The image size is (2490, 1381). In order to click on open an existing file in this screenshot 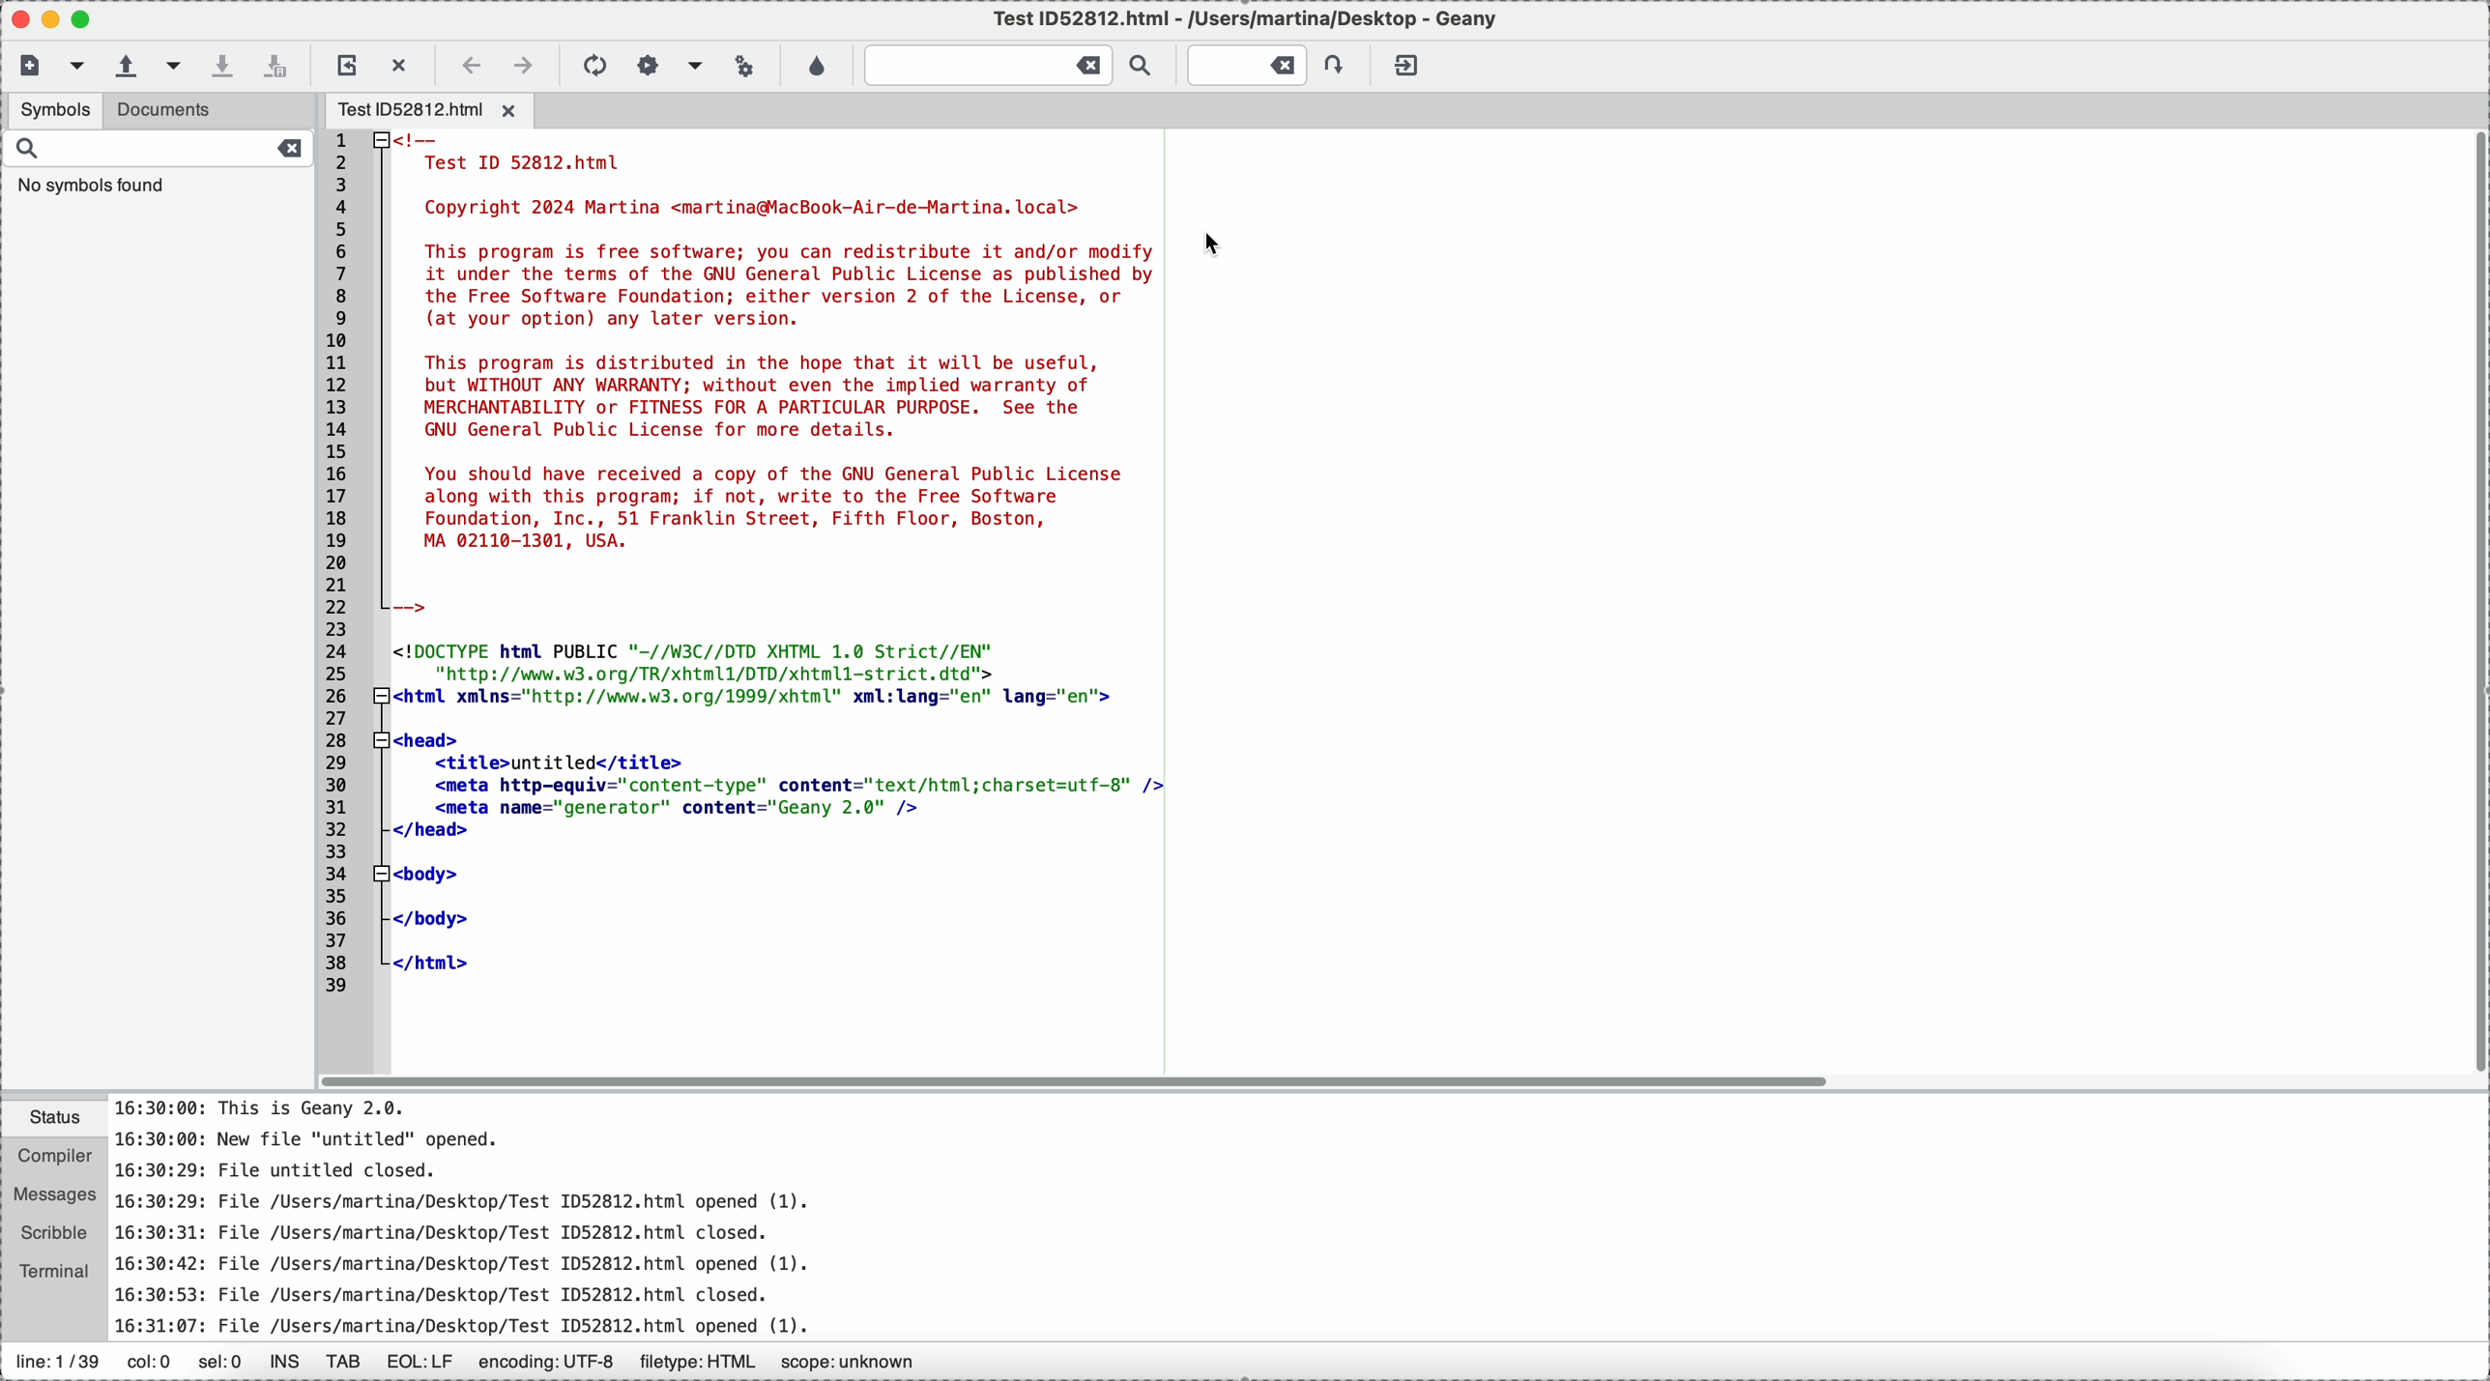, I will do `click(125, 65)`.